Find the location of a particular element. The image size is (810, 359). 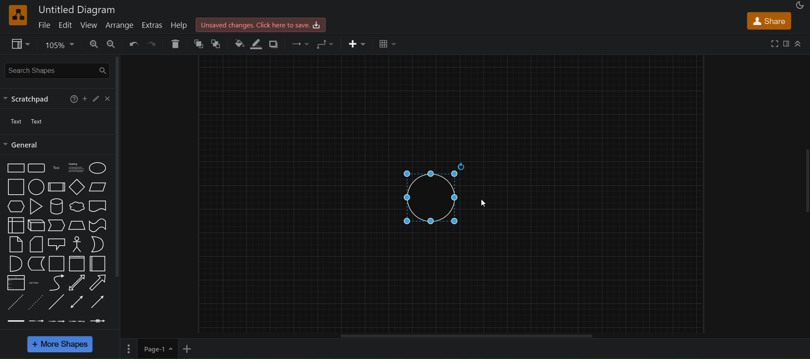

heading is located at coordinates (77, 168).